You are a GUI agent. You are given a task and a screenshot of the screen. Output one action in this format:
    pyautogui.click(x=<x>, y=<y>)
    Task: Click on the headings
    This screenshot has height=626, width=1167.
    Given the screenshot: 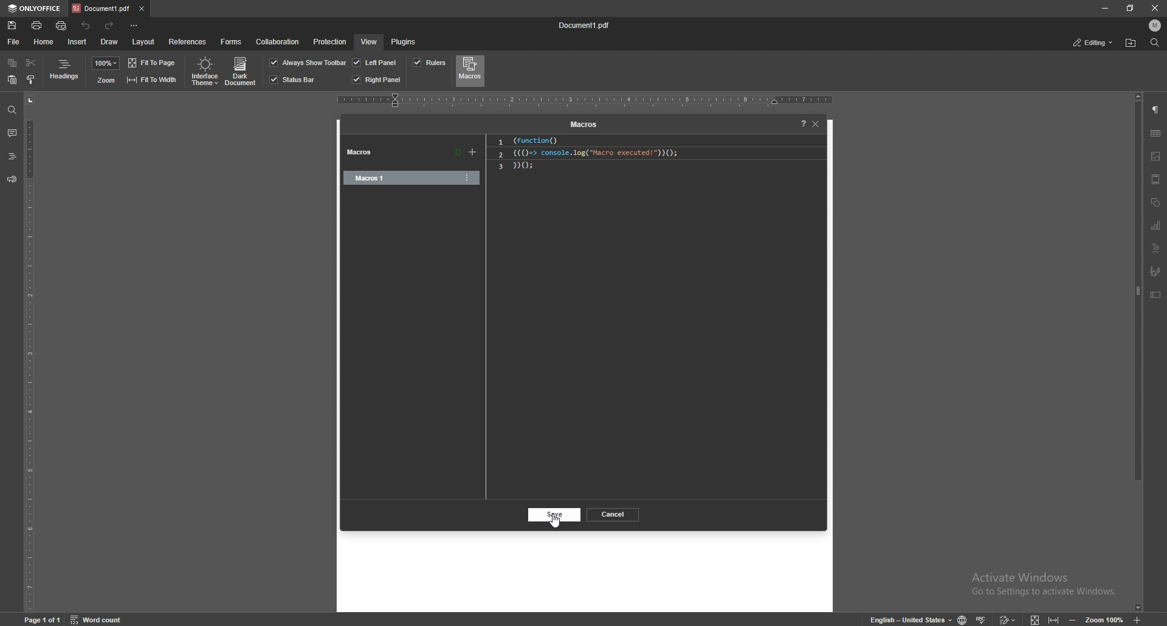 What is the action you would take?
    pyautogui.click(x=65, y=72)
    